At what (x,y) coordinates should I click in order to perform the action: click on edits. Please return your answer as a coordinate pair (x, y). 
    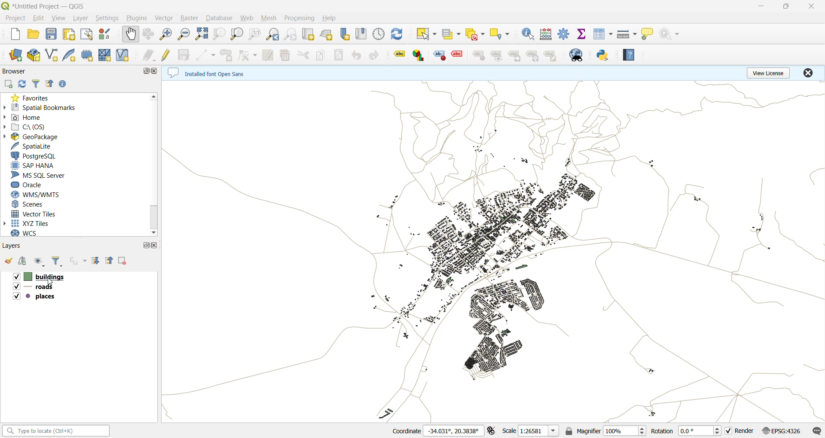
    Looking at the image, I should click on (151, 55).